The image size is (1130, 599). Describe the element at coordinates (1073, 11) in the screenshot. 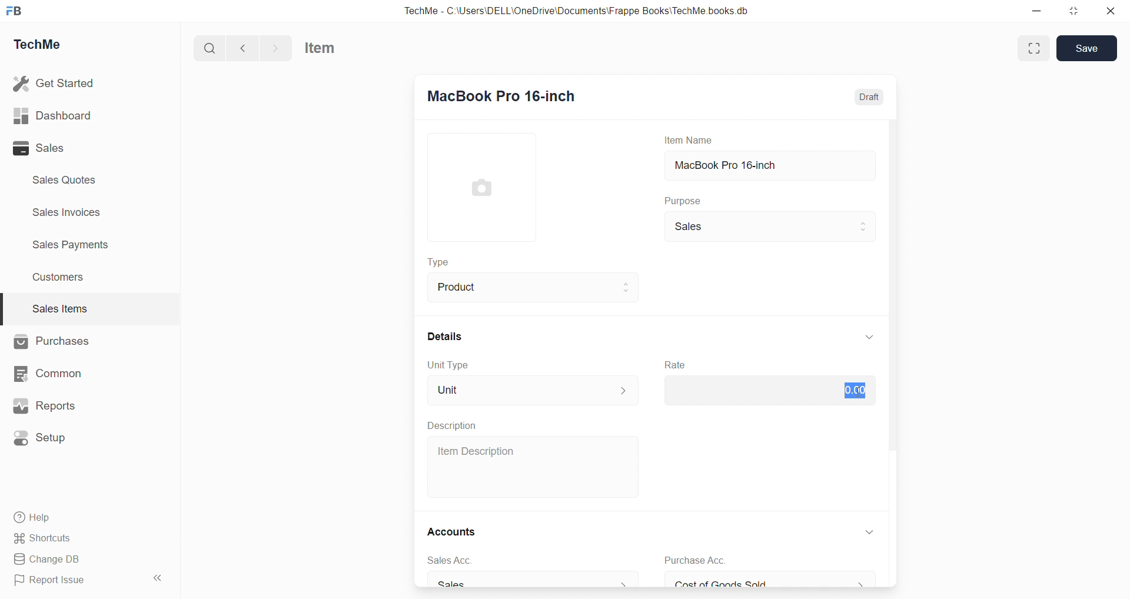

I see `resize` at that location.